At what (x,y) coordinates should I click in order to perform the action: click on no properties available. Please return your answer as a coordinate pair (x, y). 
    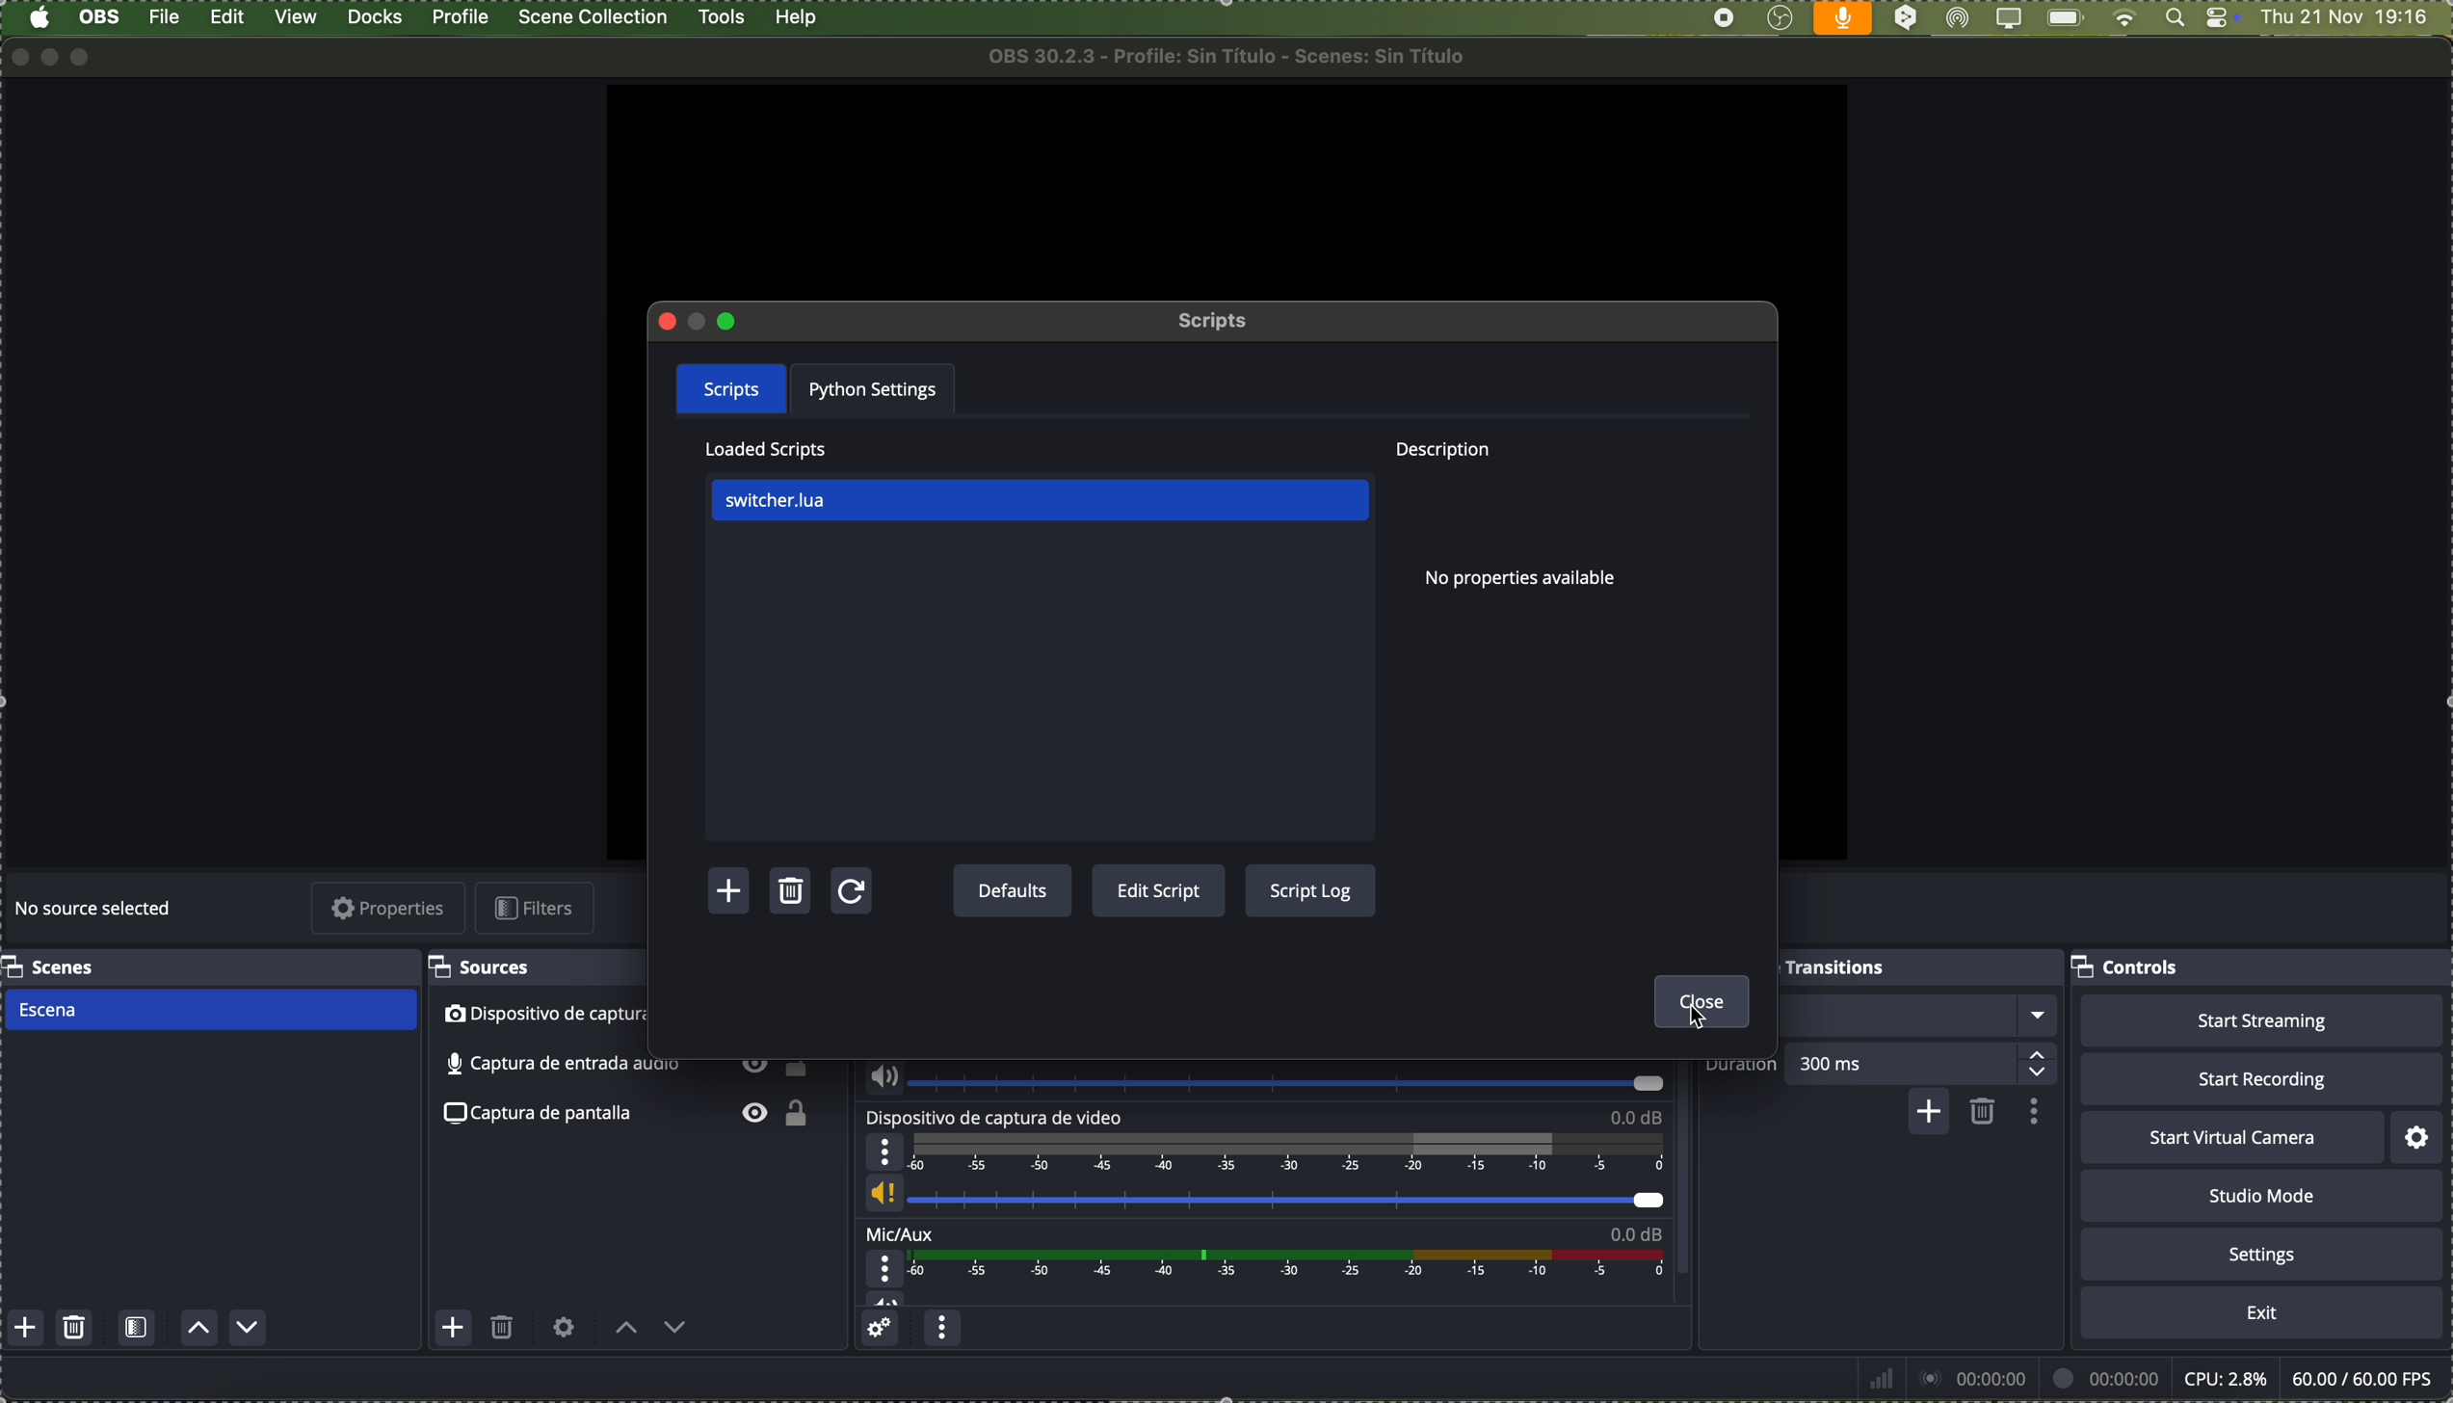
    Looking at the image, I should click on (1536, 582).